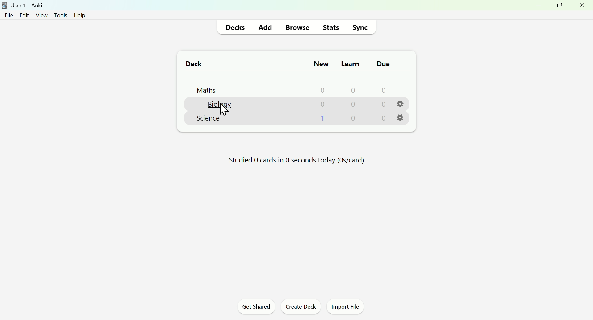 Image resolution: width=593 pixels, height=320 pixels. What do you see at coordinates (351, 91) in the screenshot?
I see `0` at bounding box center [351, 91].